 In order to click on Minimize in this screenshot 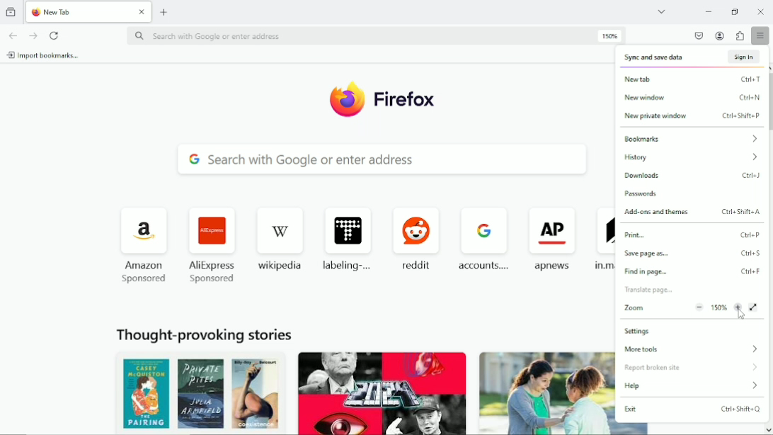, I will do `click(708, 11)`.